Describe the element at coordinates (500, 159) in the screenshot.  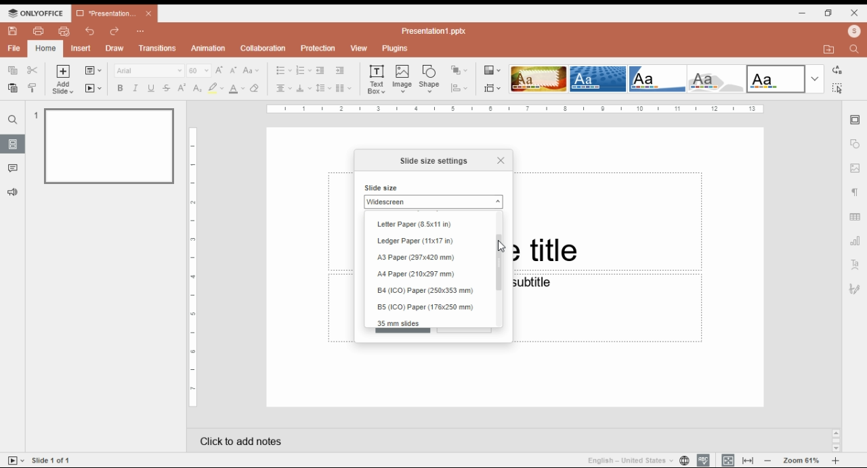
I see `Close` at that location.